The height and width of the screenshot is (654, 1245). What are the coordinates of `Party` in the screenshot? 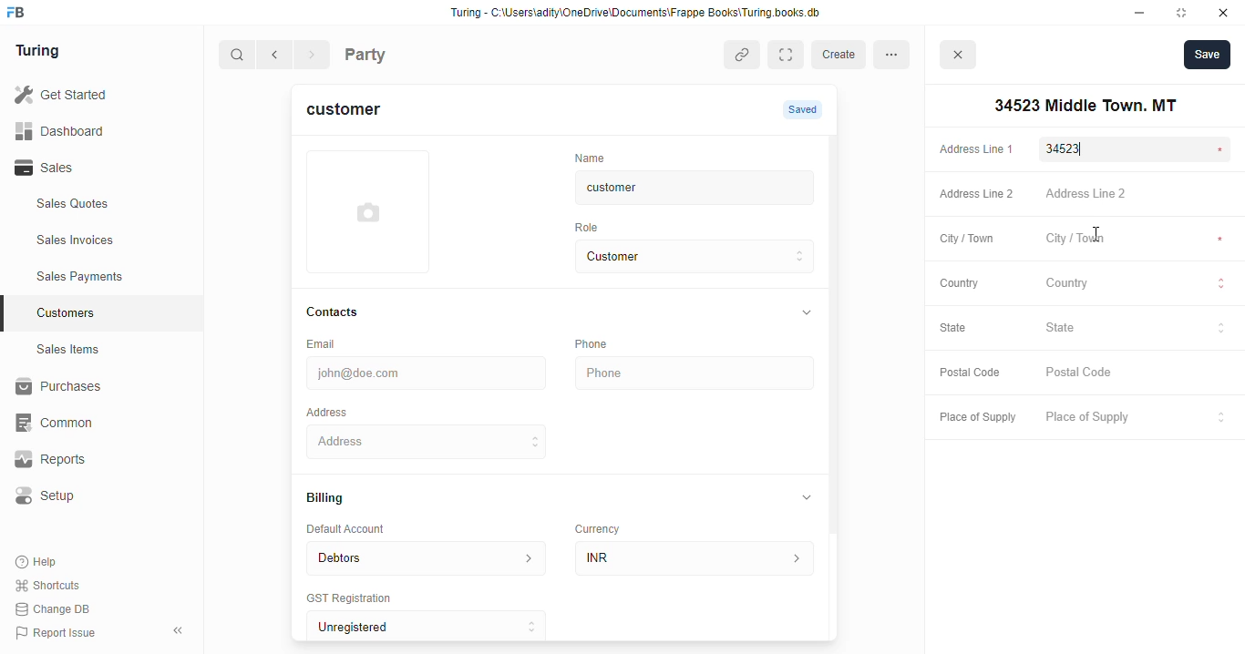 It's located at (403, 53).